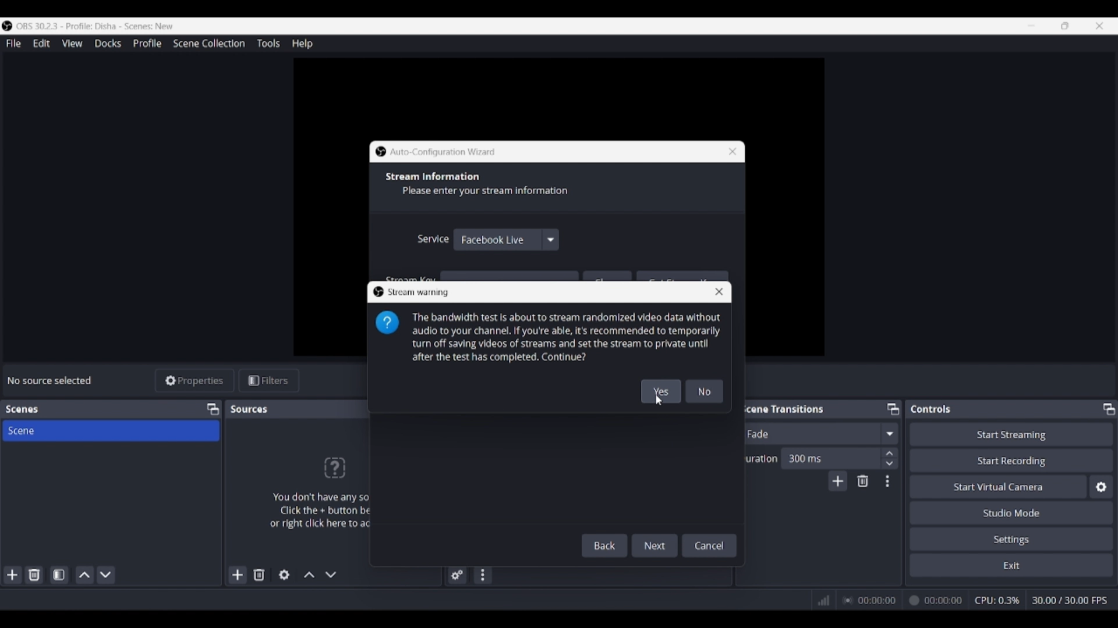 The width and height of the screenshot is (1118, 628). I want to click on Network, so click(820, 600).